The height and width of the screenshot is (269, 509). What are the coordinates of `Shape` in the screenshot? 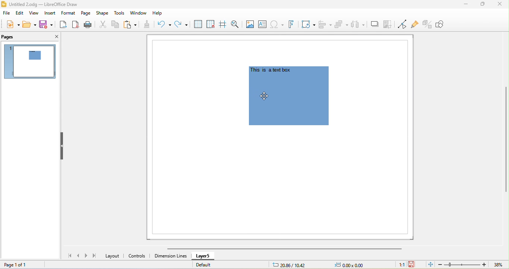 It's located at (288, 116).